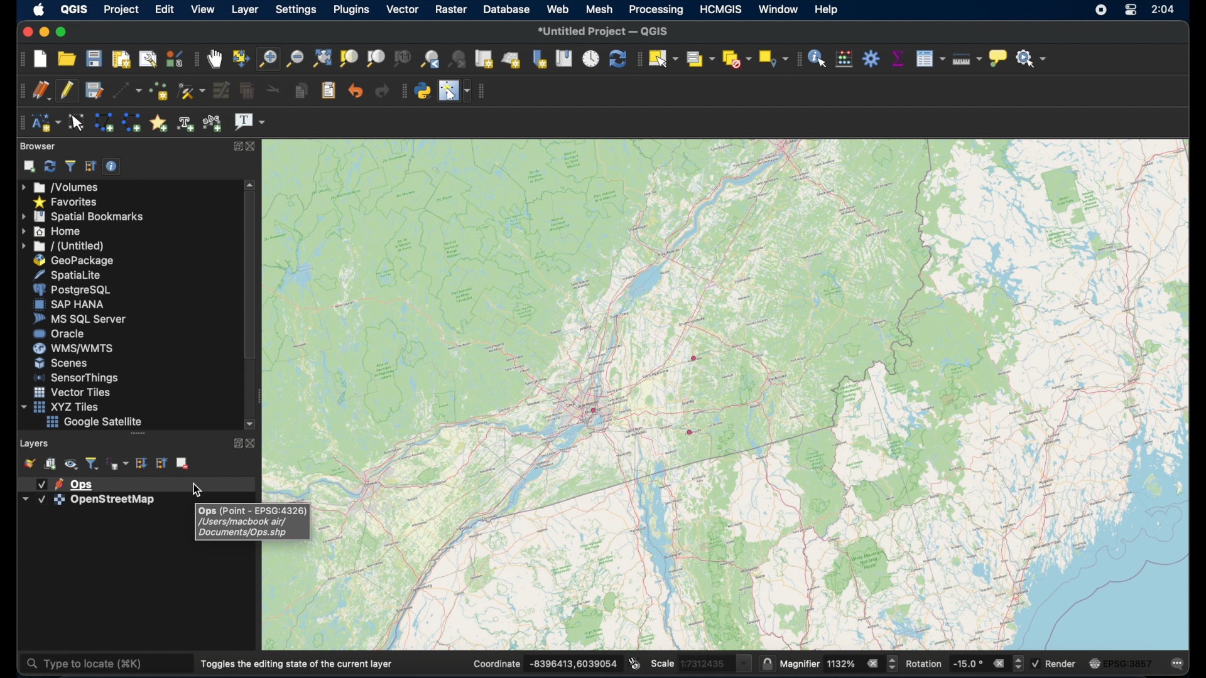  I want to click on zoom full, so click(322, 60).